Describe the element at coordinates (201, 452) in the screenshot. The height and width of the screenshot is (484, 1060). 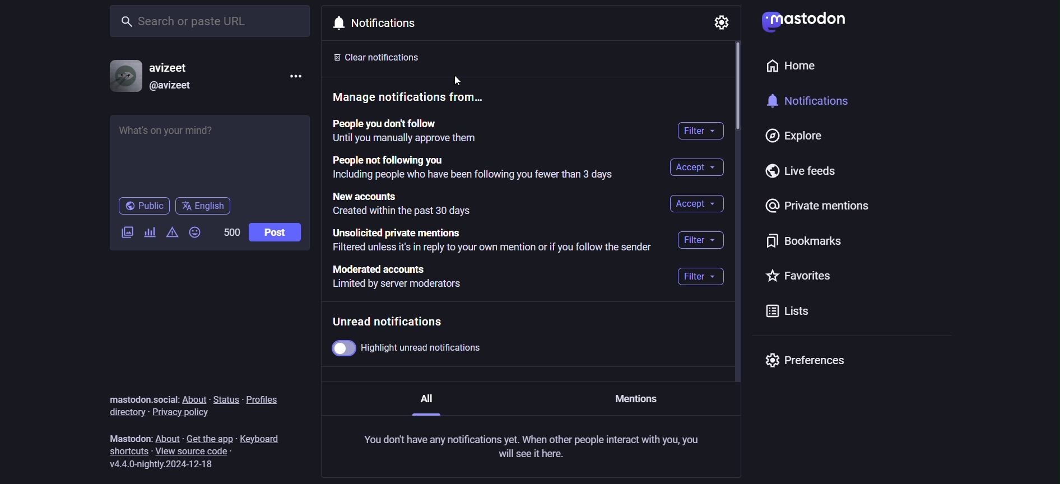
I see `view source code` at that location.